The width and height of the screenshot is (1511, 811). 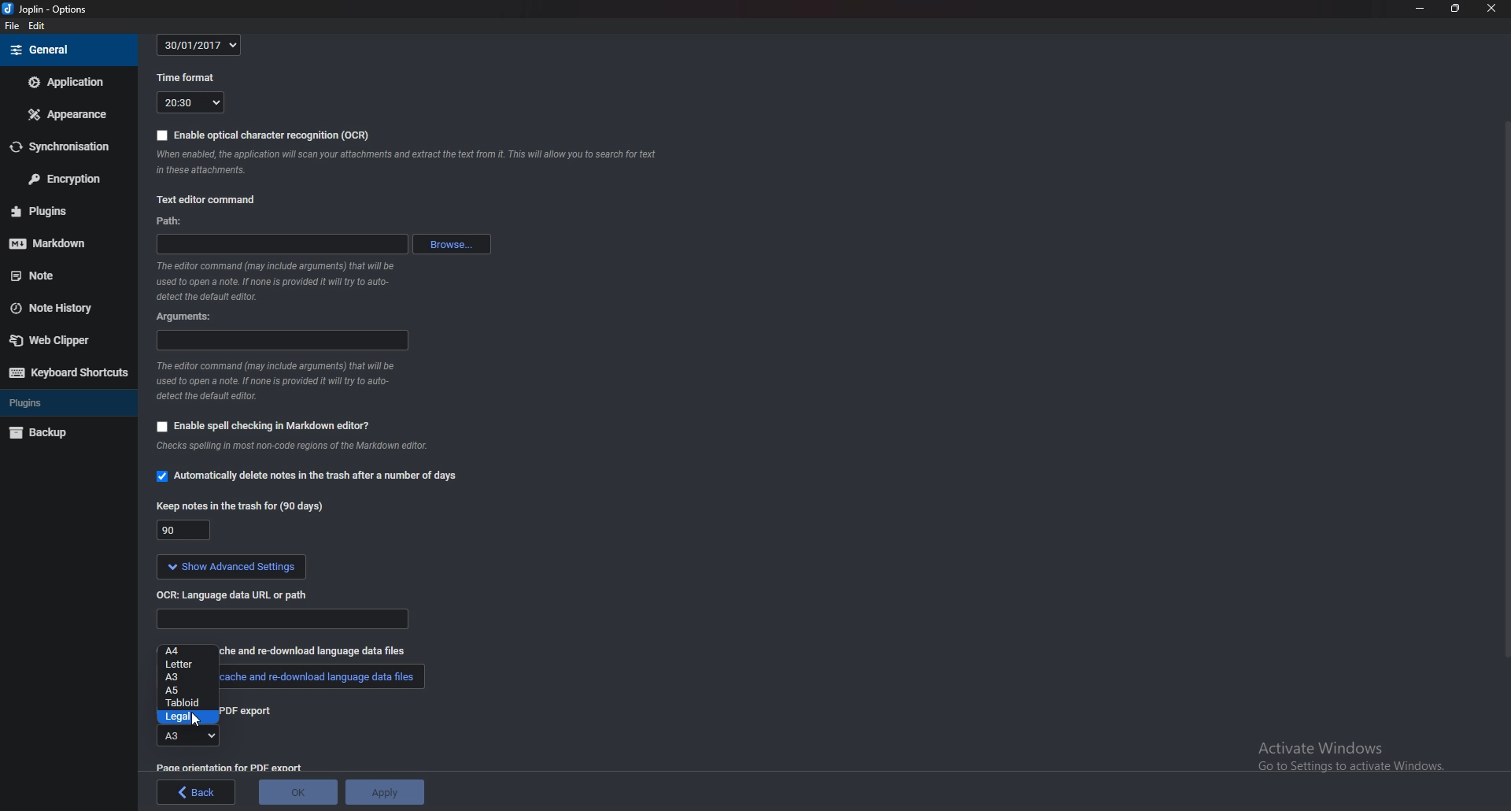 I want to click on activate windows, so click(x=1353, y=751).